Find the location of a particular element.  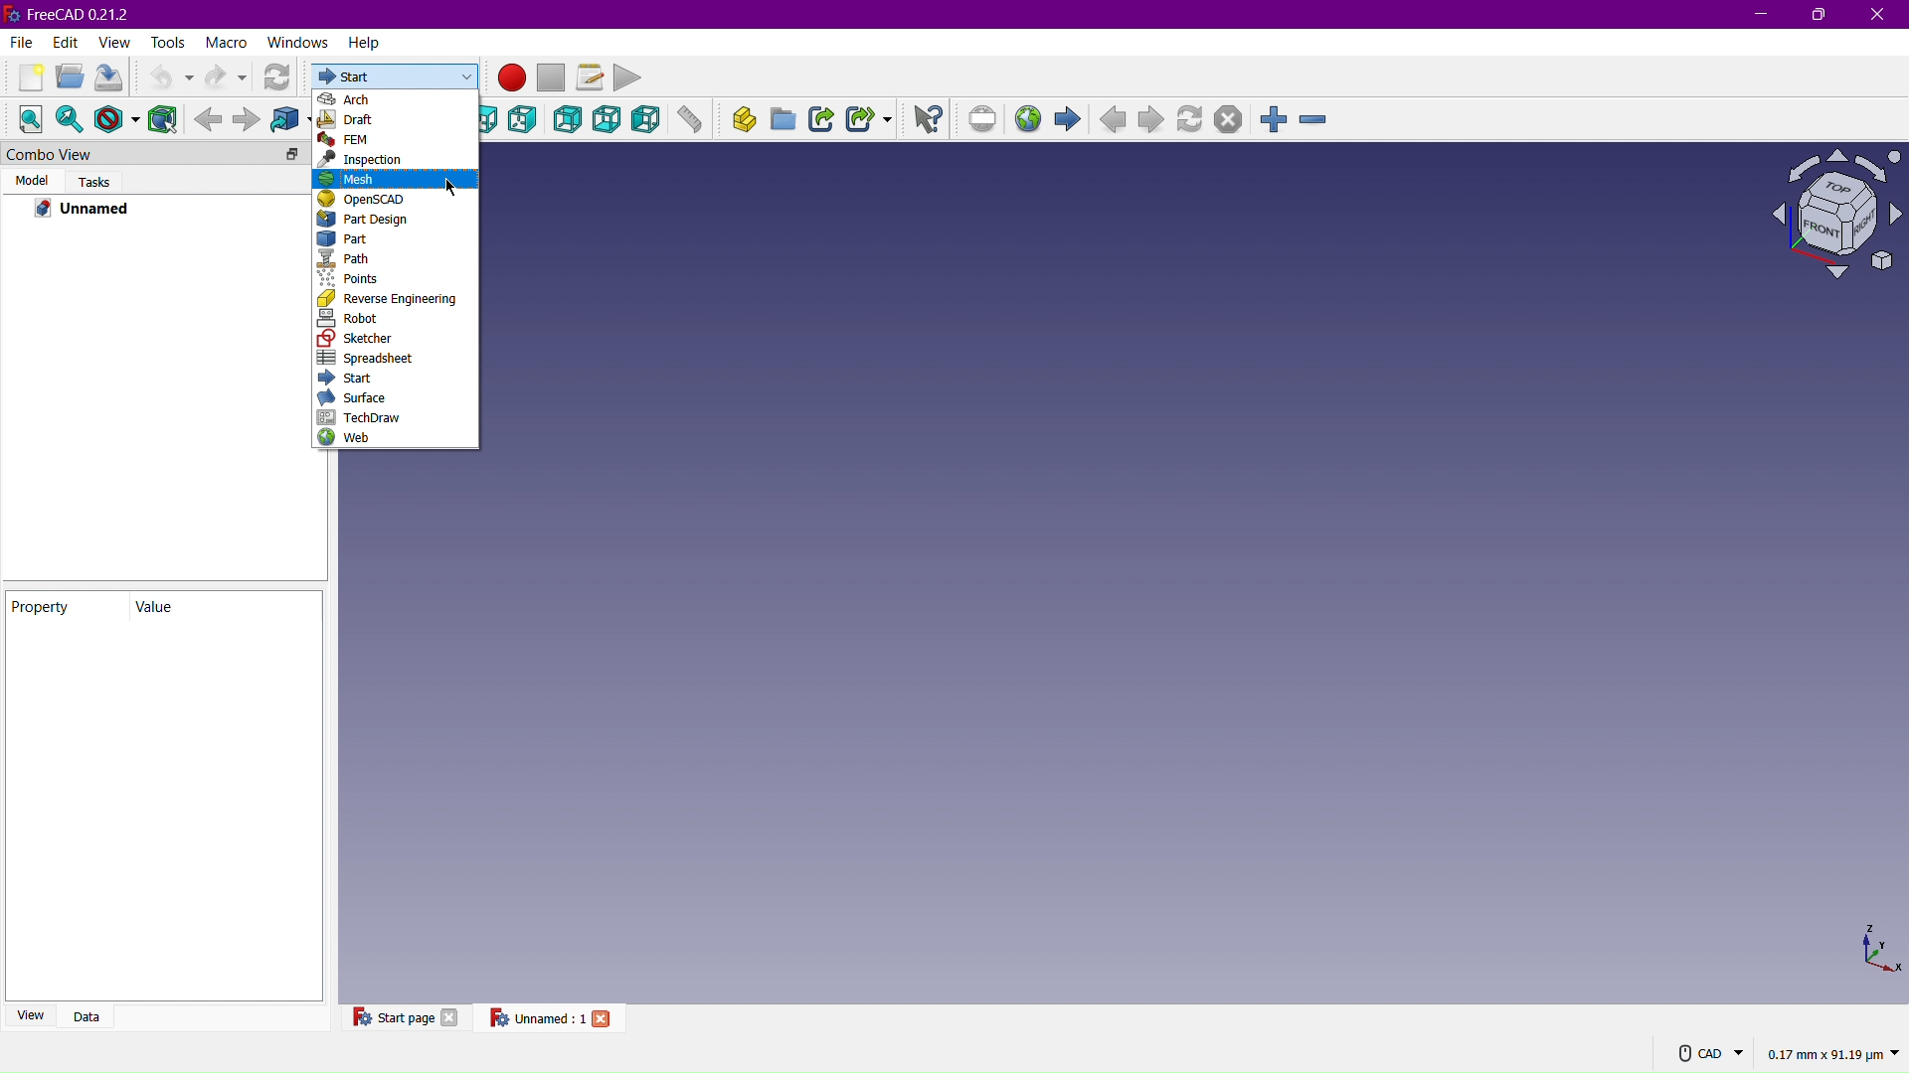

Minimize is located at coordinates (1759, 14).